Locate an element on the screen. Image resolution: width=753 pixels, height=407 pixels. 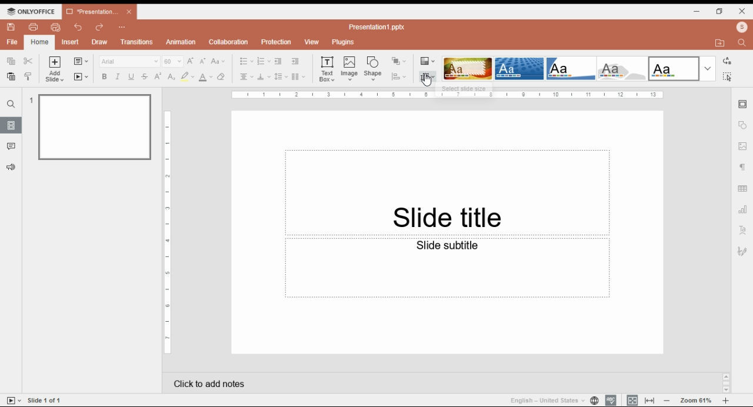
align shape is located at coordinates (400, 76).